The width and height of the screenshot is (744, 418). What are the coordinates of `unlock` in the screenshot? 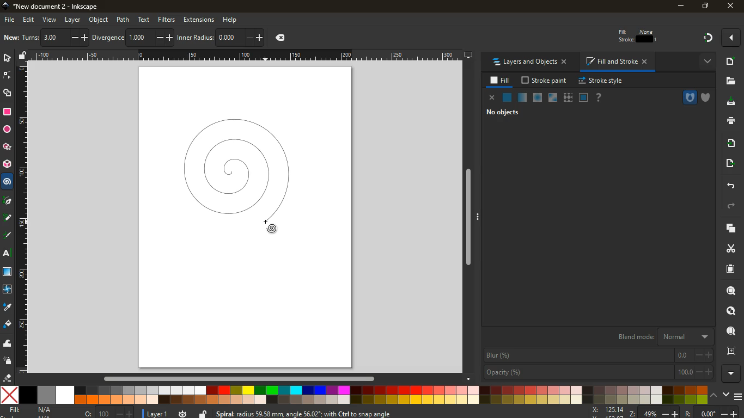 It's located at (203, 414).